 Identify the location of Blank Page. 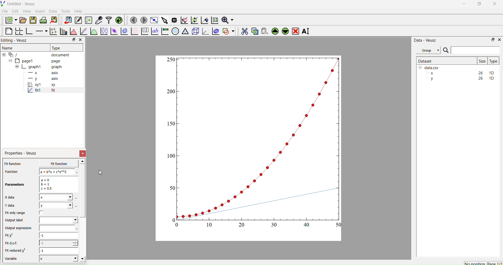
(9, 31).